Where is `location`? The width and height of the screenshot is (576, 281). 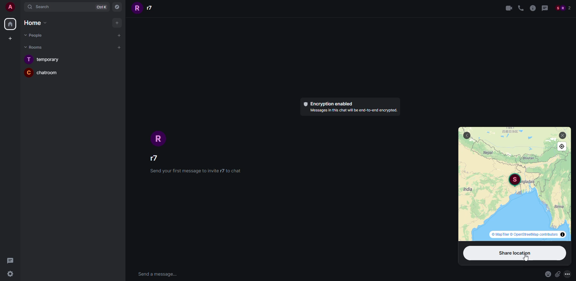
location is located at coordinates (514, 180).